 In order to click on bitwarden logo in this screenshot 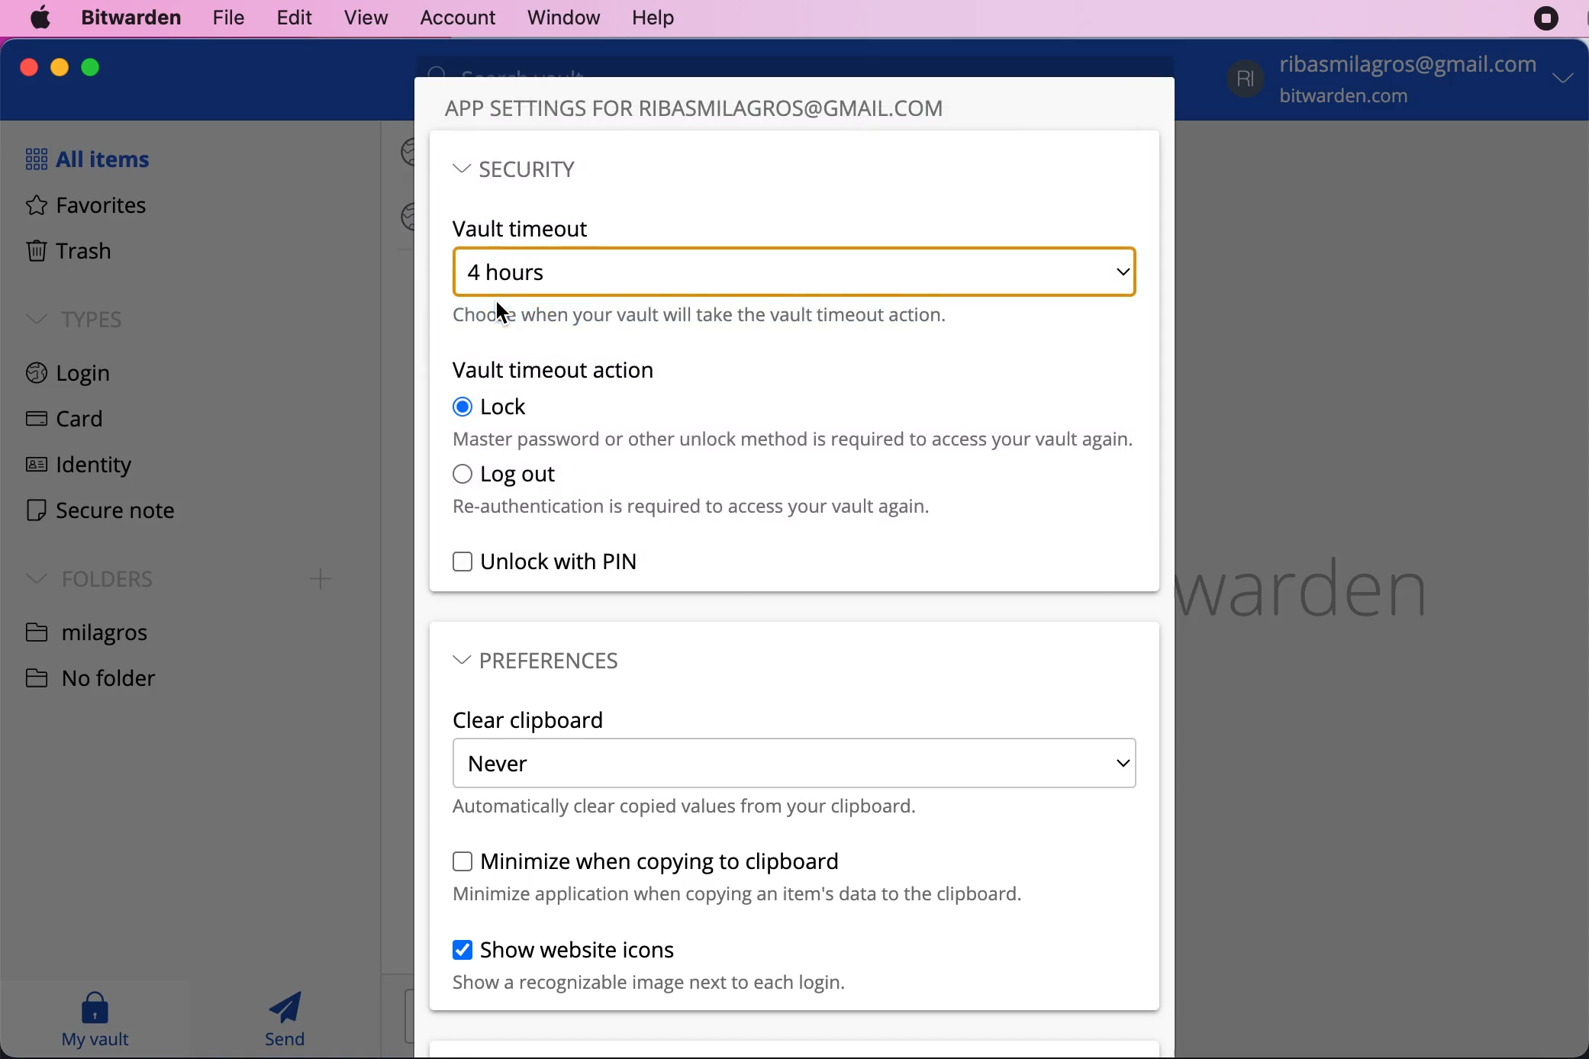, I will do `click(1331, 580)`.